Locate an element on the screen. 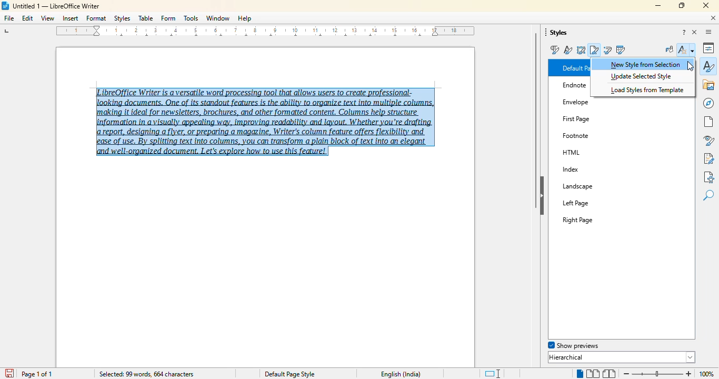 This screenshot has width=719, height=379. Untitled 1 -- LibreOffice Writer is located at coordinates (58, 7).